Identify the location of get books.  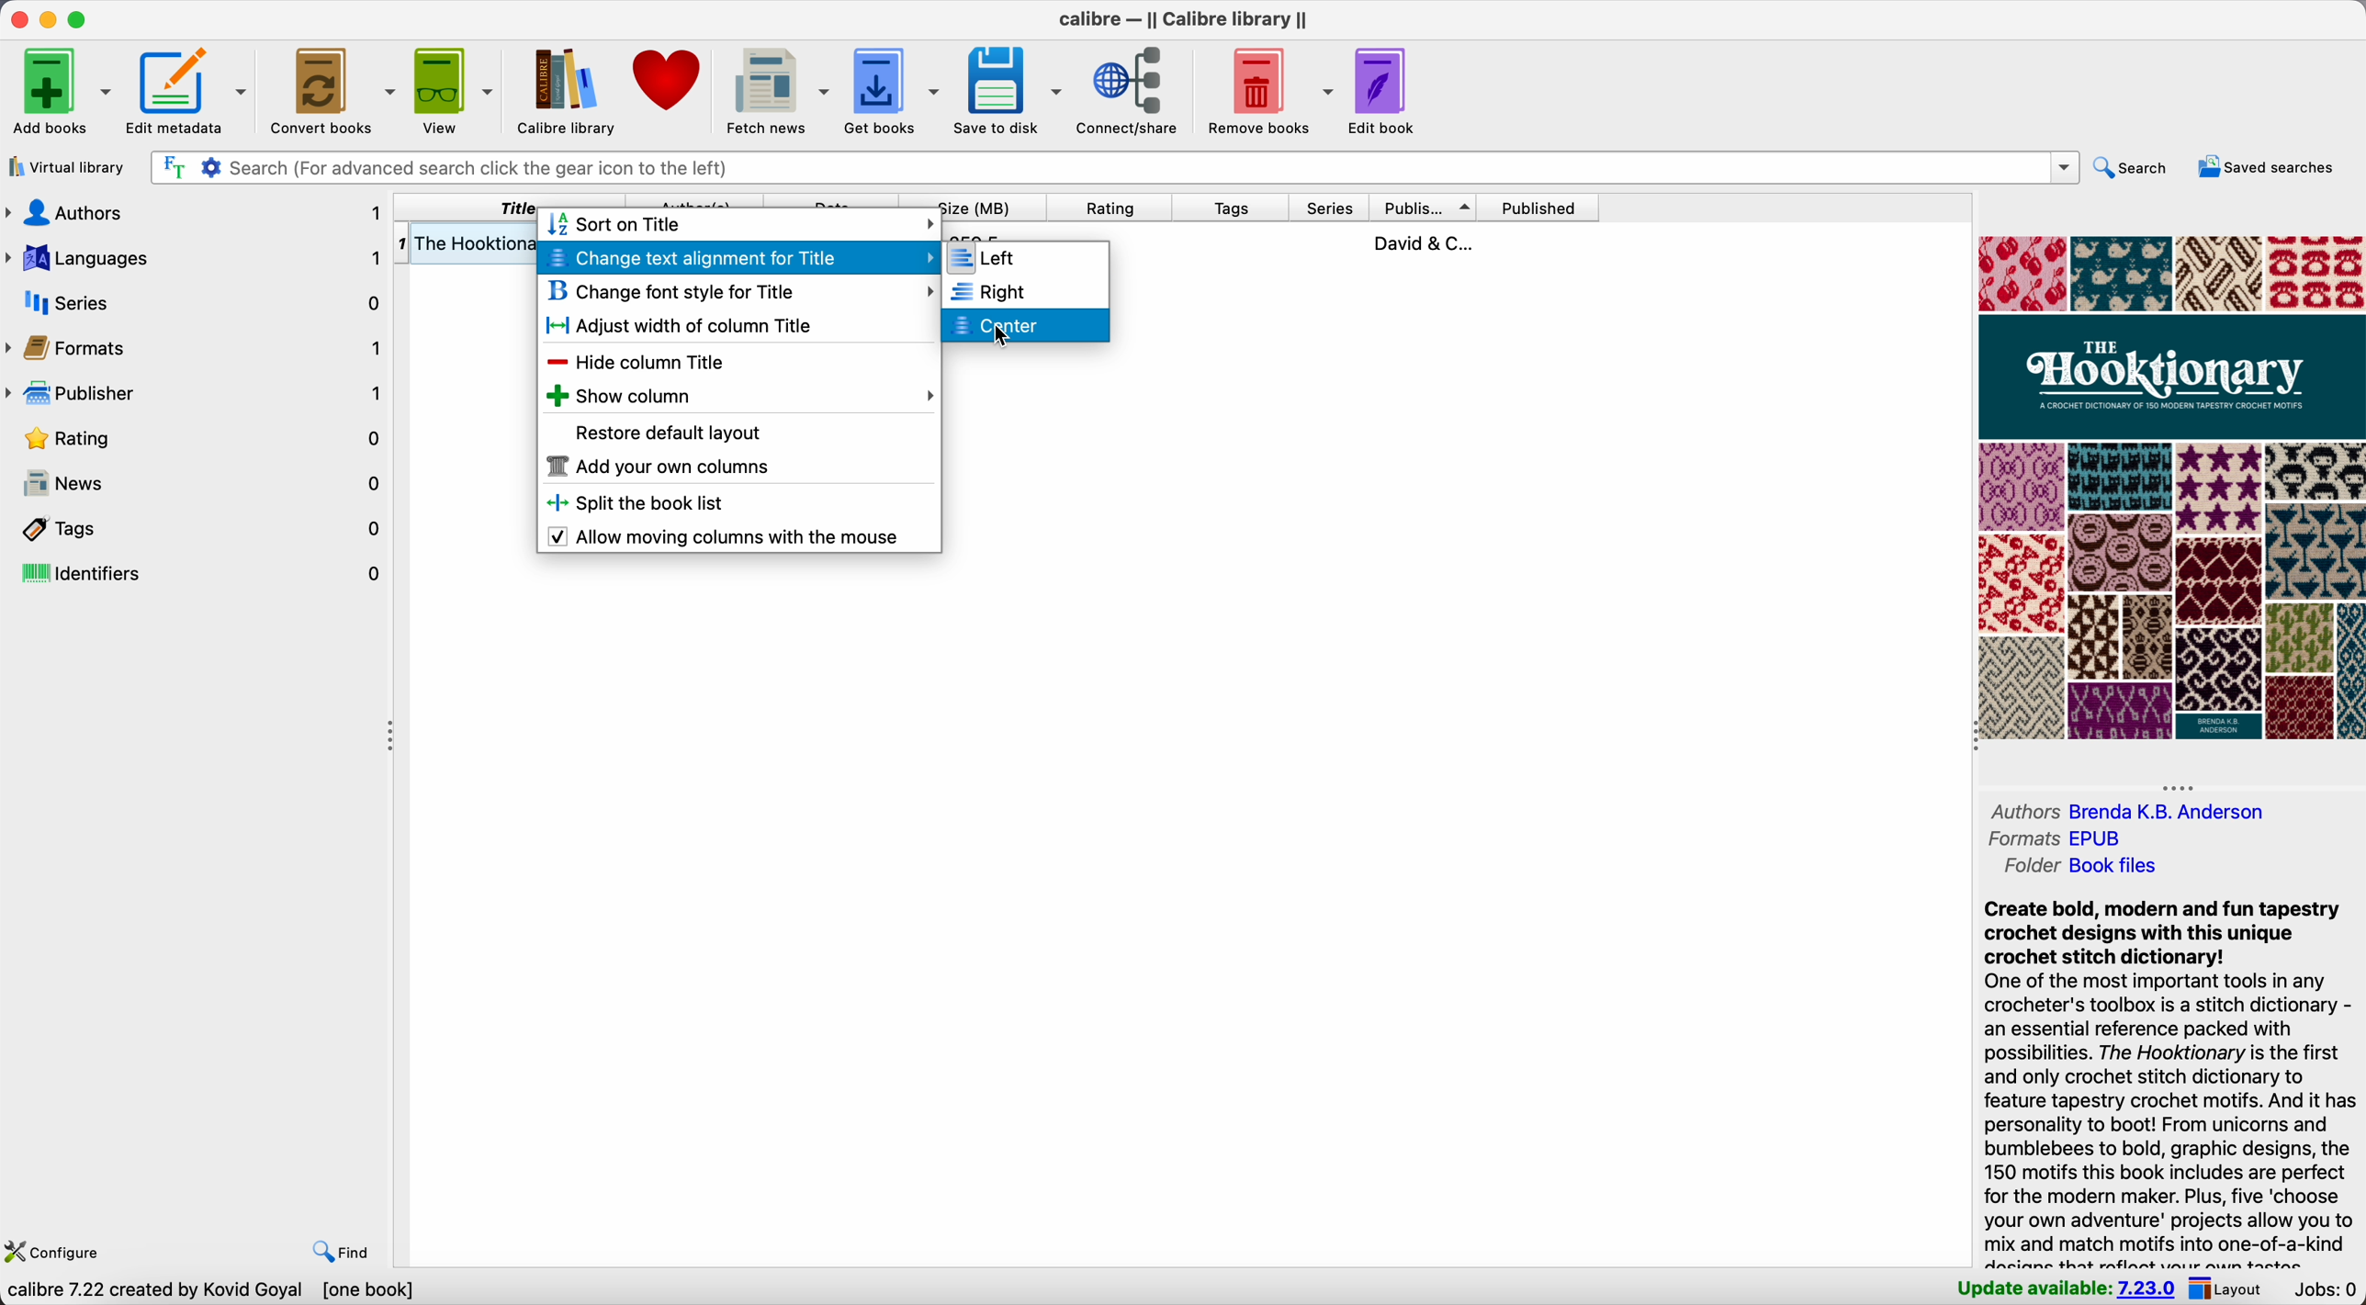
(895, 94).